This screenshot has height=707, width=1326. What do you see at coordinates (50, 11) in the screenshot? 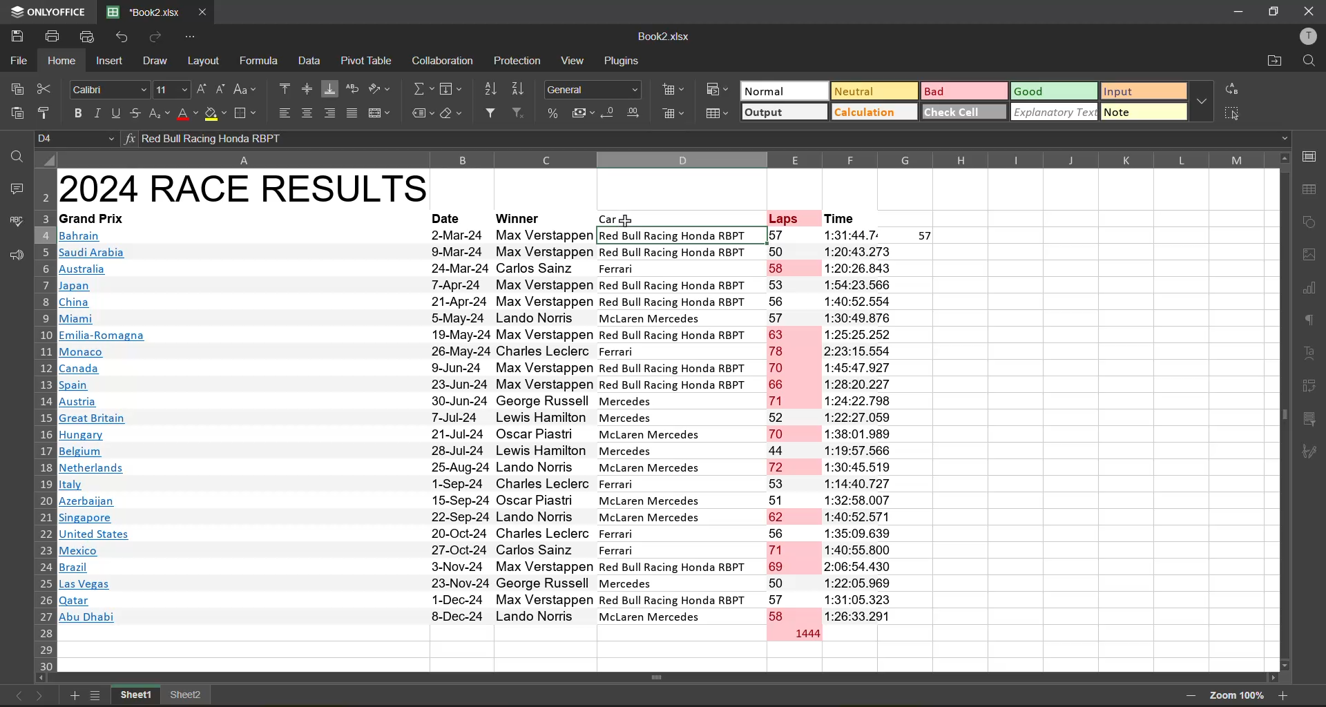
I see `app name` at bounding box center [50, 11].